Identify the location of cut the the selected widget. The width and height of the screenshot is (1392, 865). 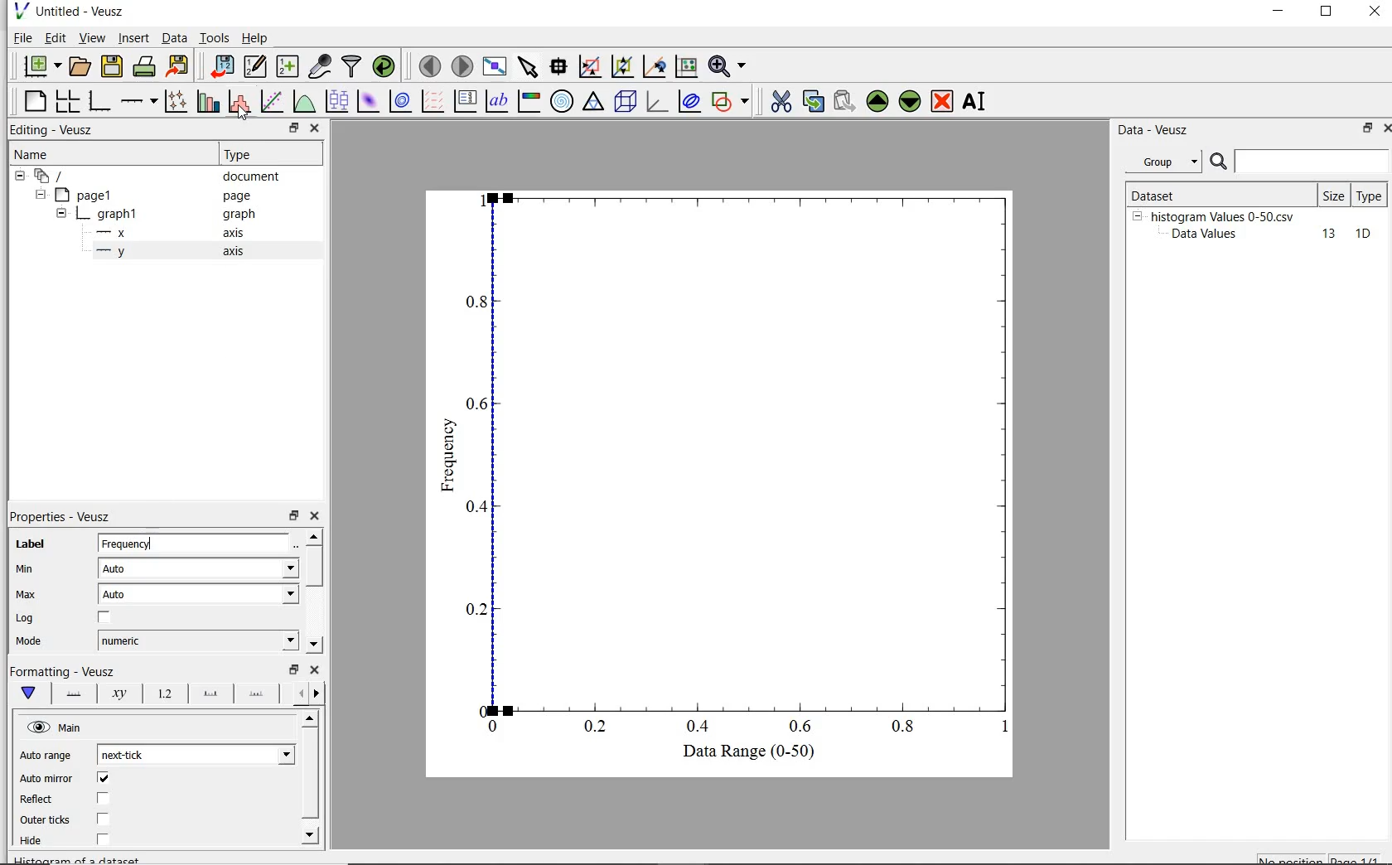
(779, 104).